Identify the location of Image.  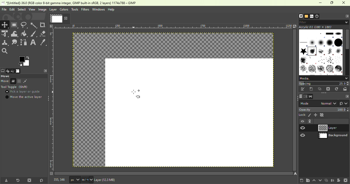
(42, 9).